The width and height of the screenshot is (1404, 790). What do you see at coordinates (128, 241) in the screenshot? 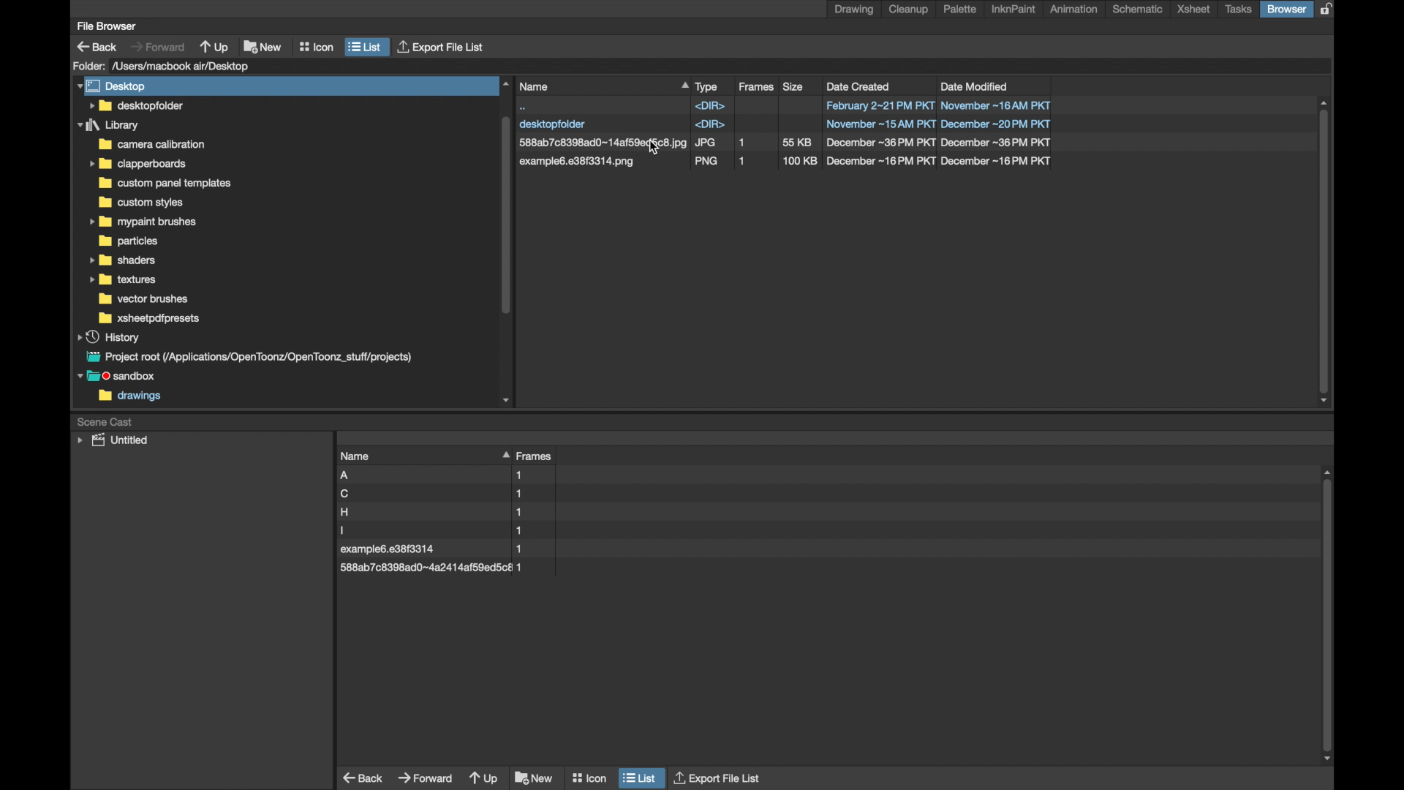
I see `folder` at bounding box center [128, 241].